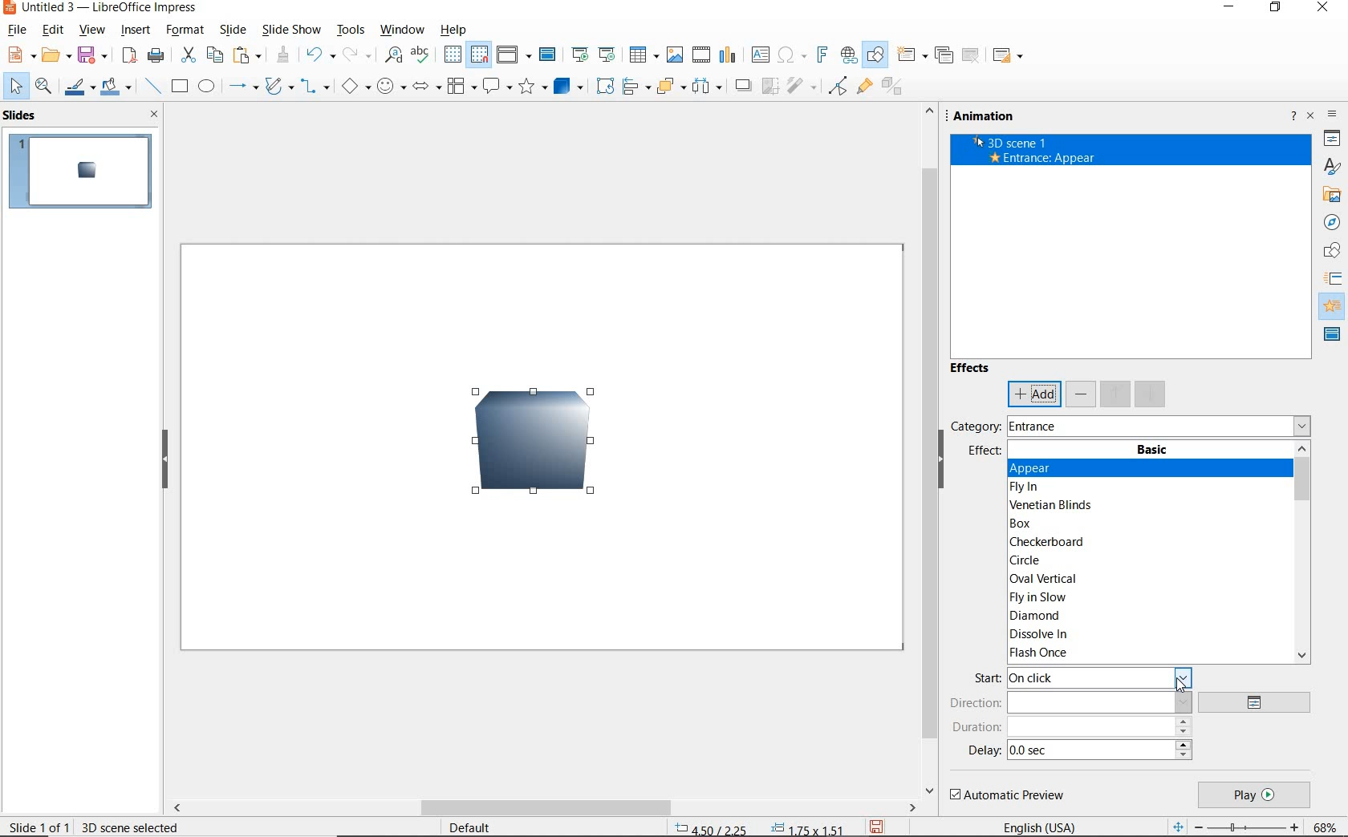 Image resolution: width=1348 pixels, height=837 pixels. Describe the element at coordinates (972, 371) in the screenshot. I see `effects` at that location.